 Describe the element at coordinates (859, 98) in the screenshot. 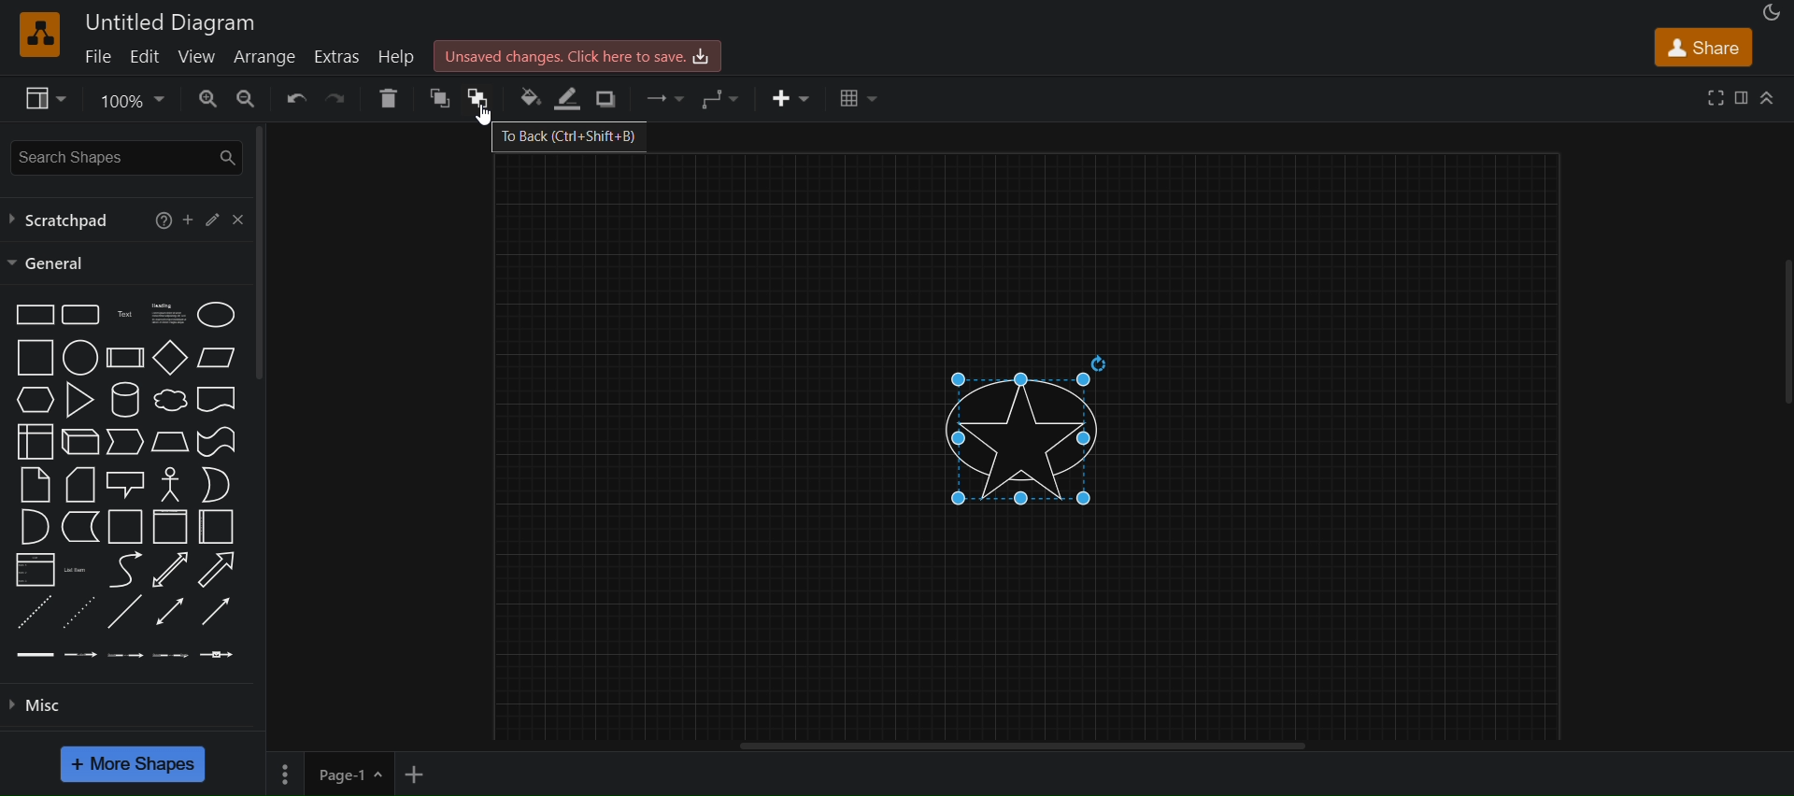

I see `table` at that location.